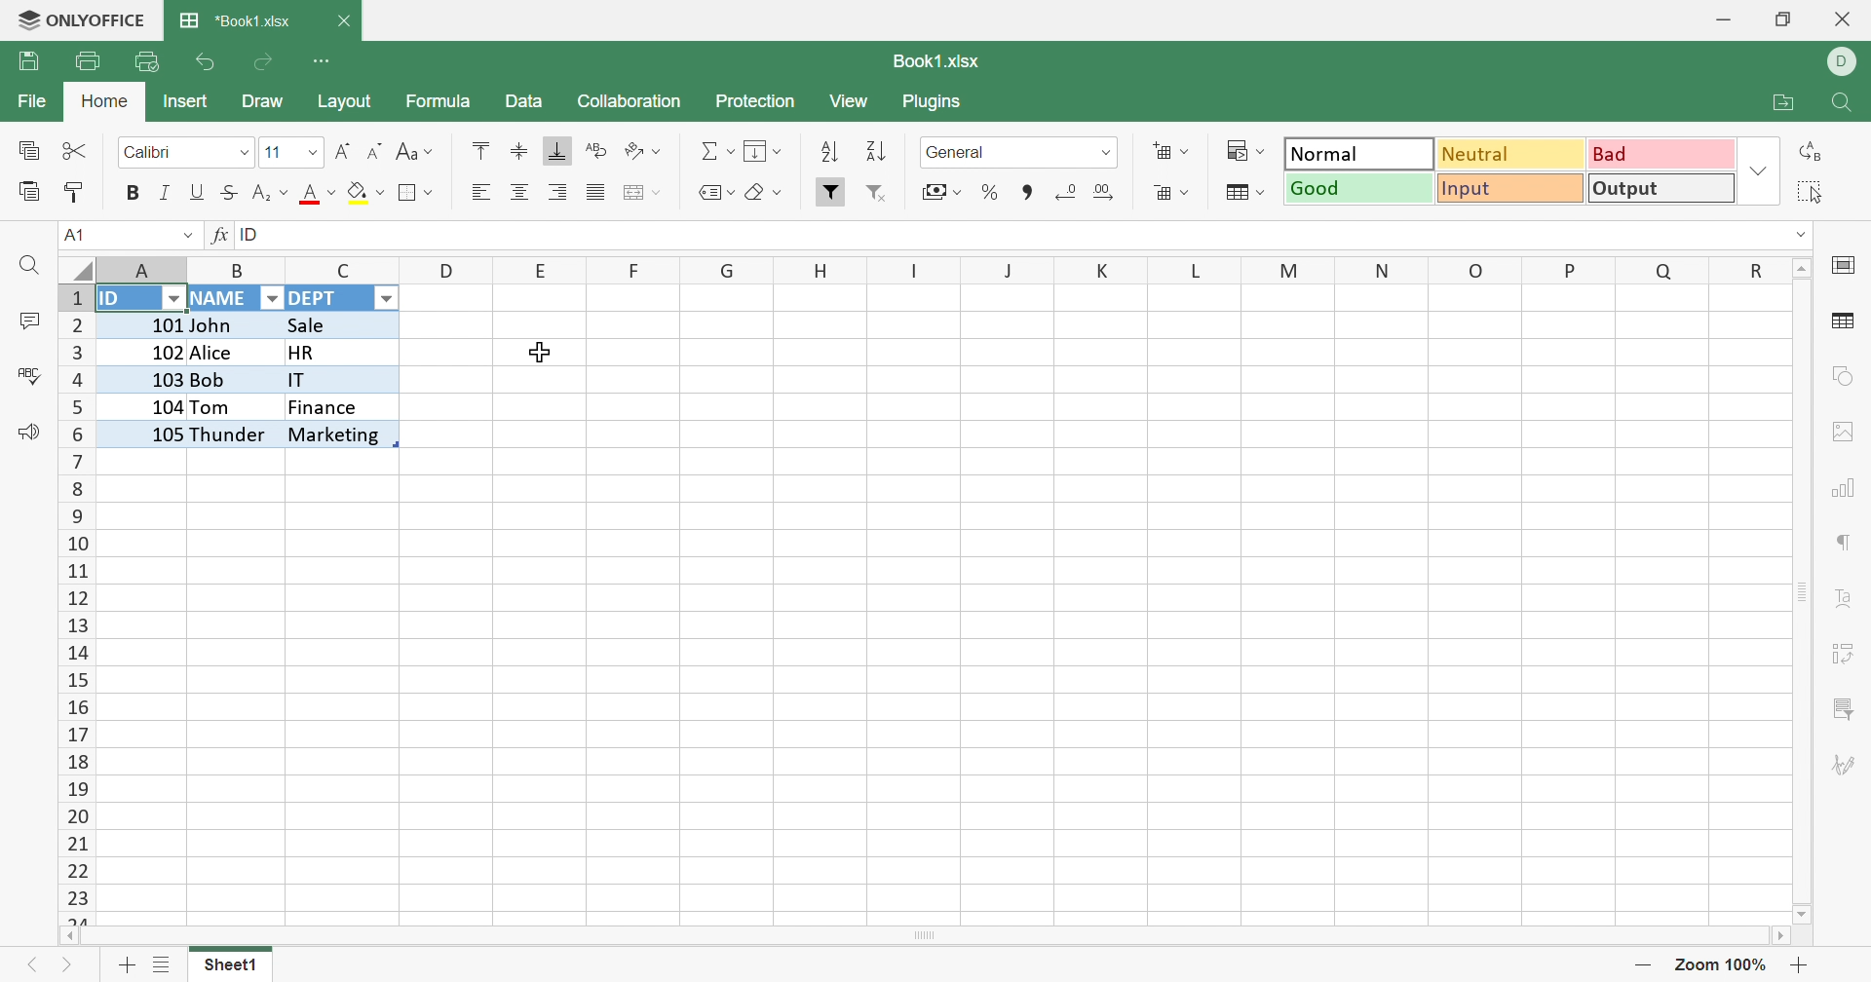  I want to click on Orientation, so click(640, 149).